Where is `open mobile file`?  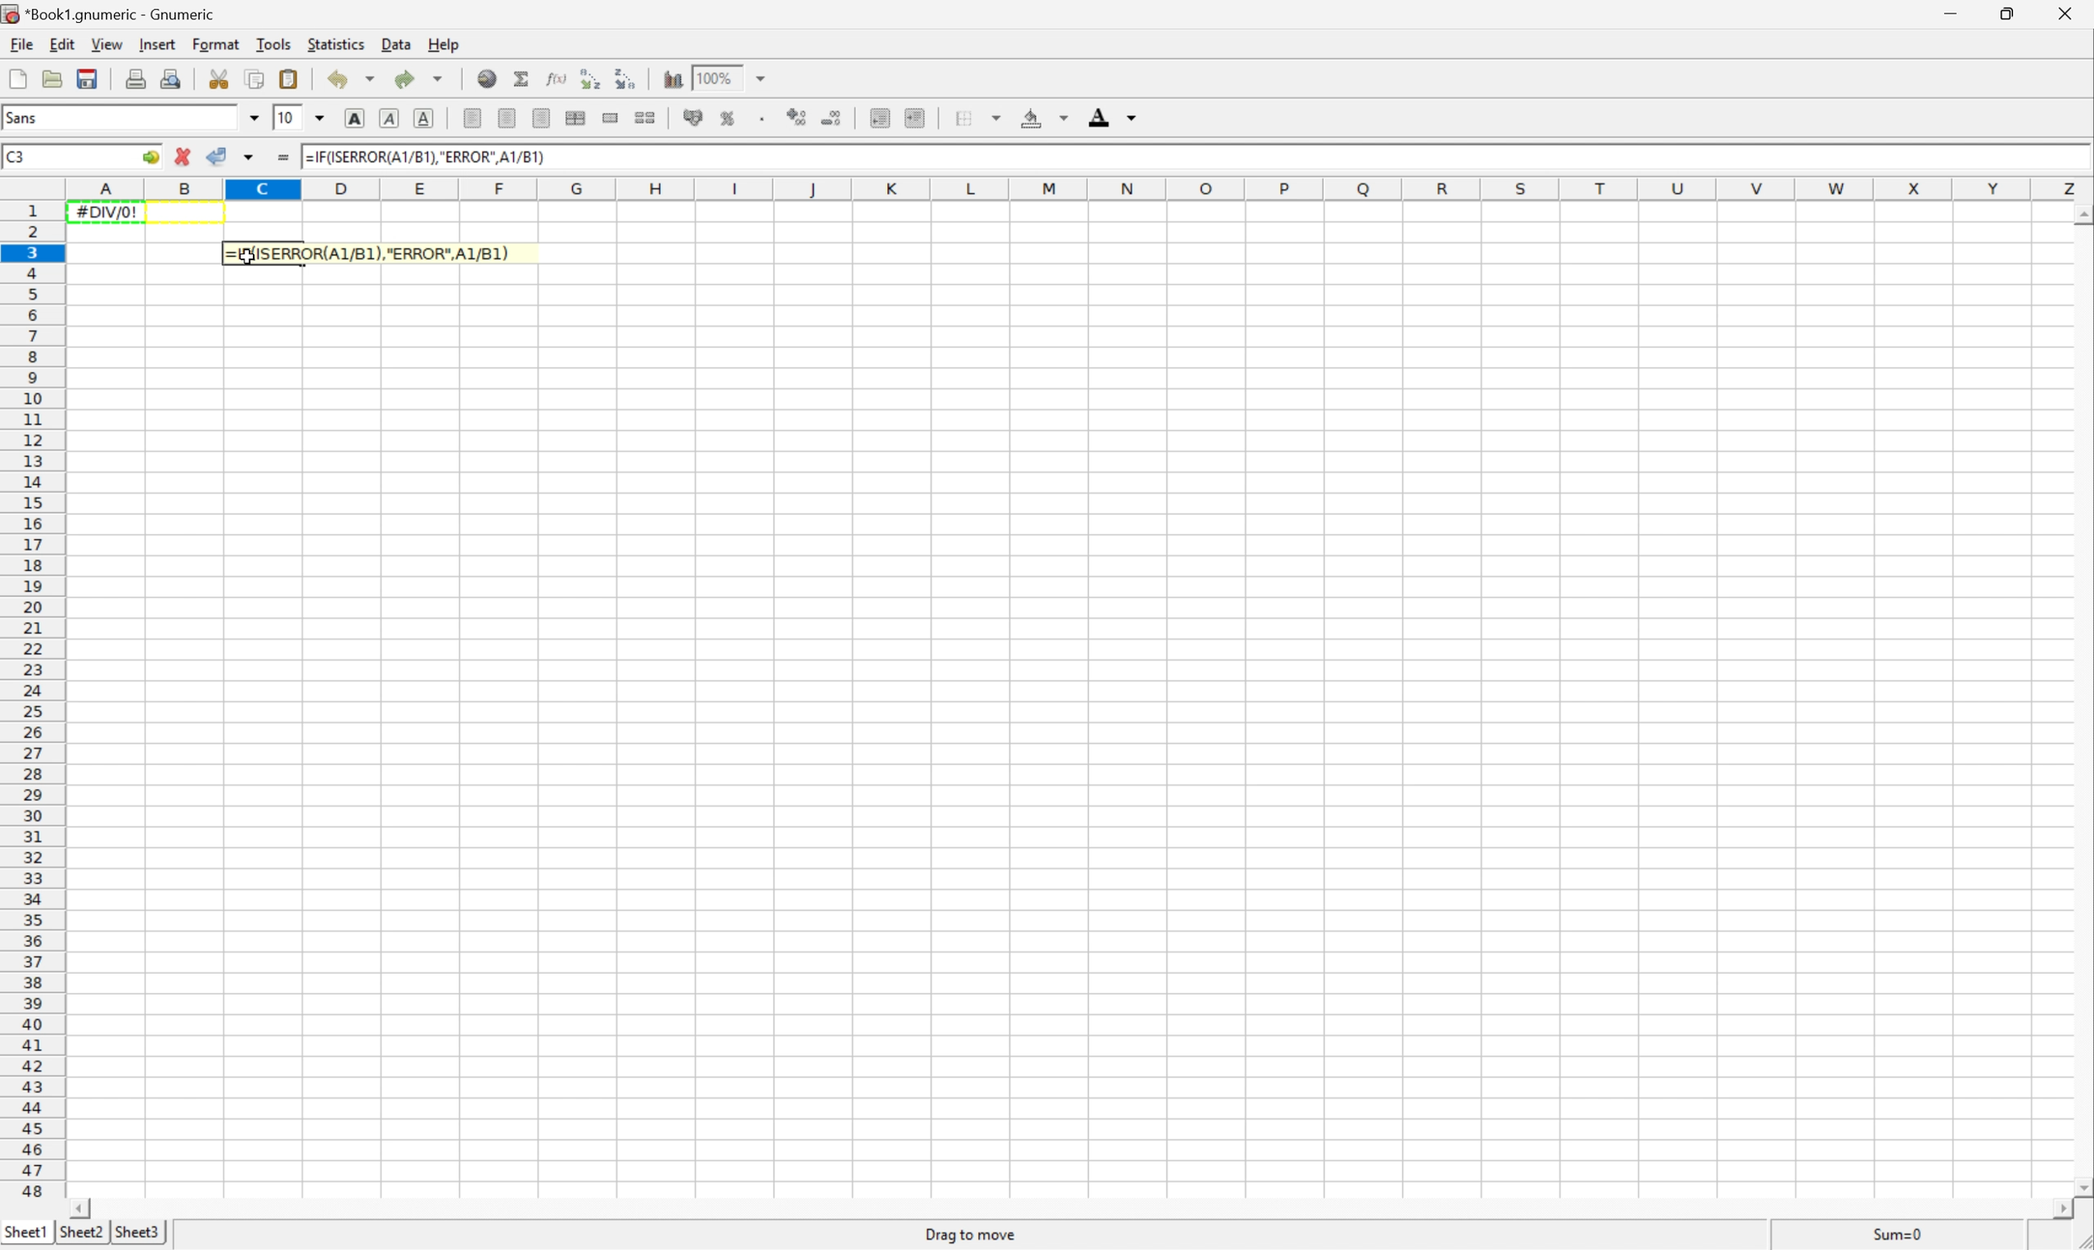
open mobile file is located at coordinates (54, 79).